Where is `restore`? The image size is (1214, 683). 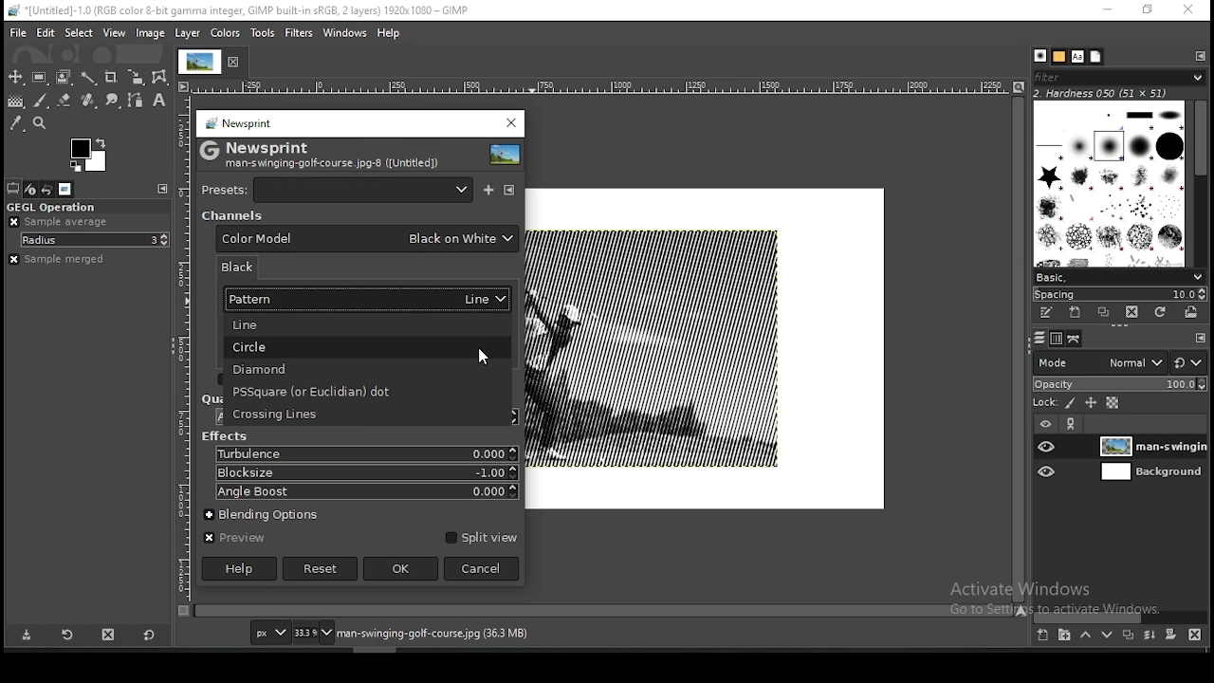
restore is located at coordinates (1150, 10).